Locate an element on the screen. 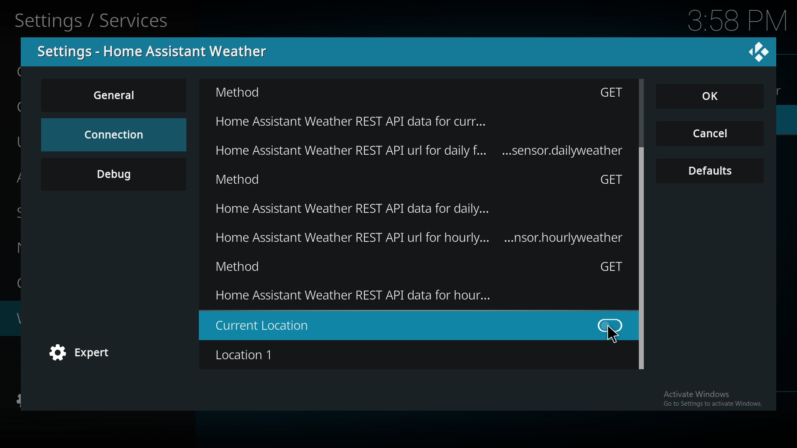  scroll bar is located at coordinates (643, 223).